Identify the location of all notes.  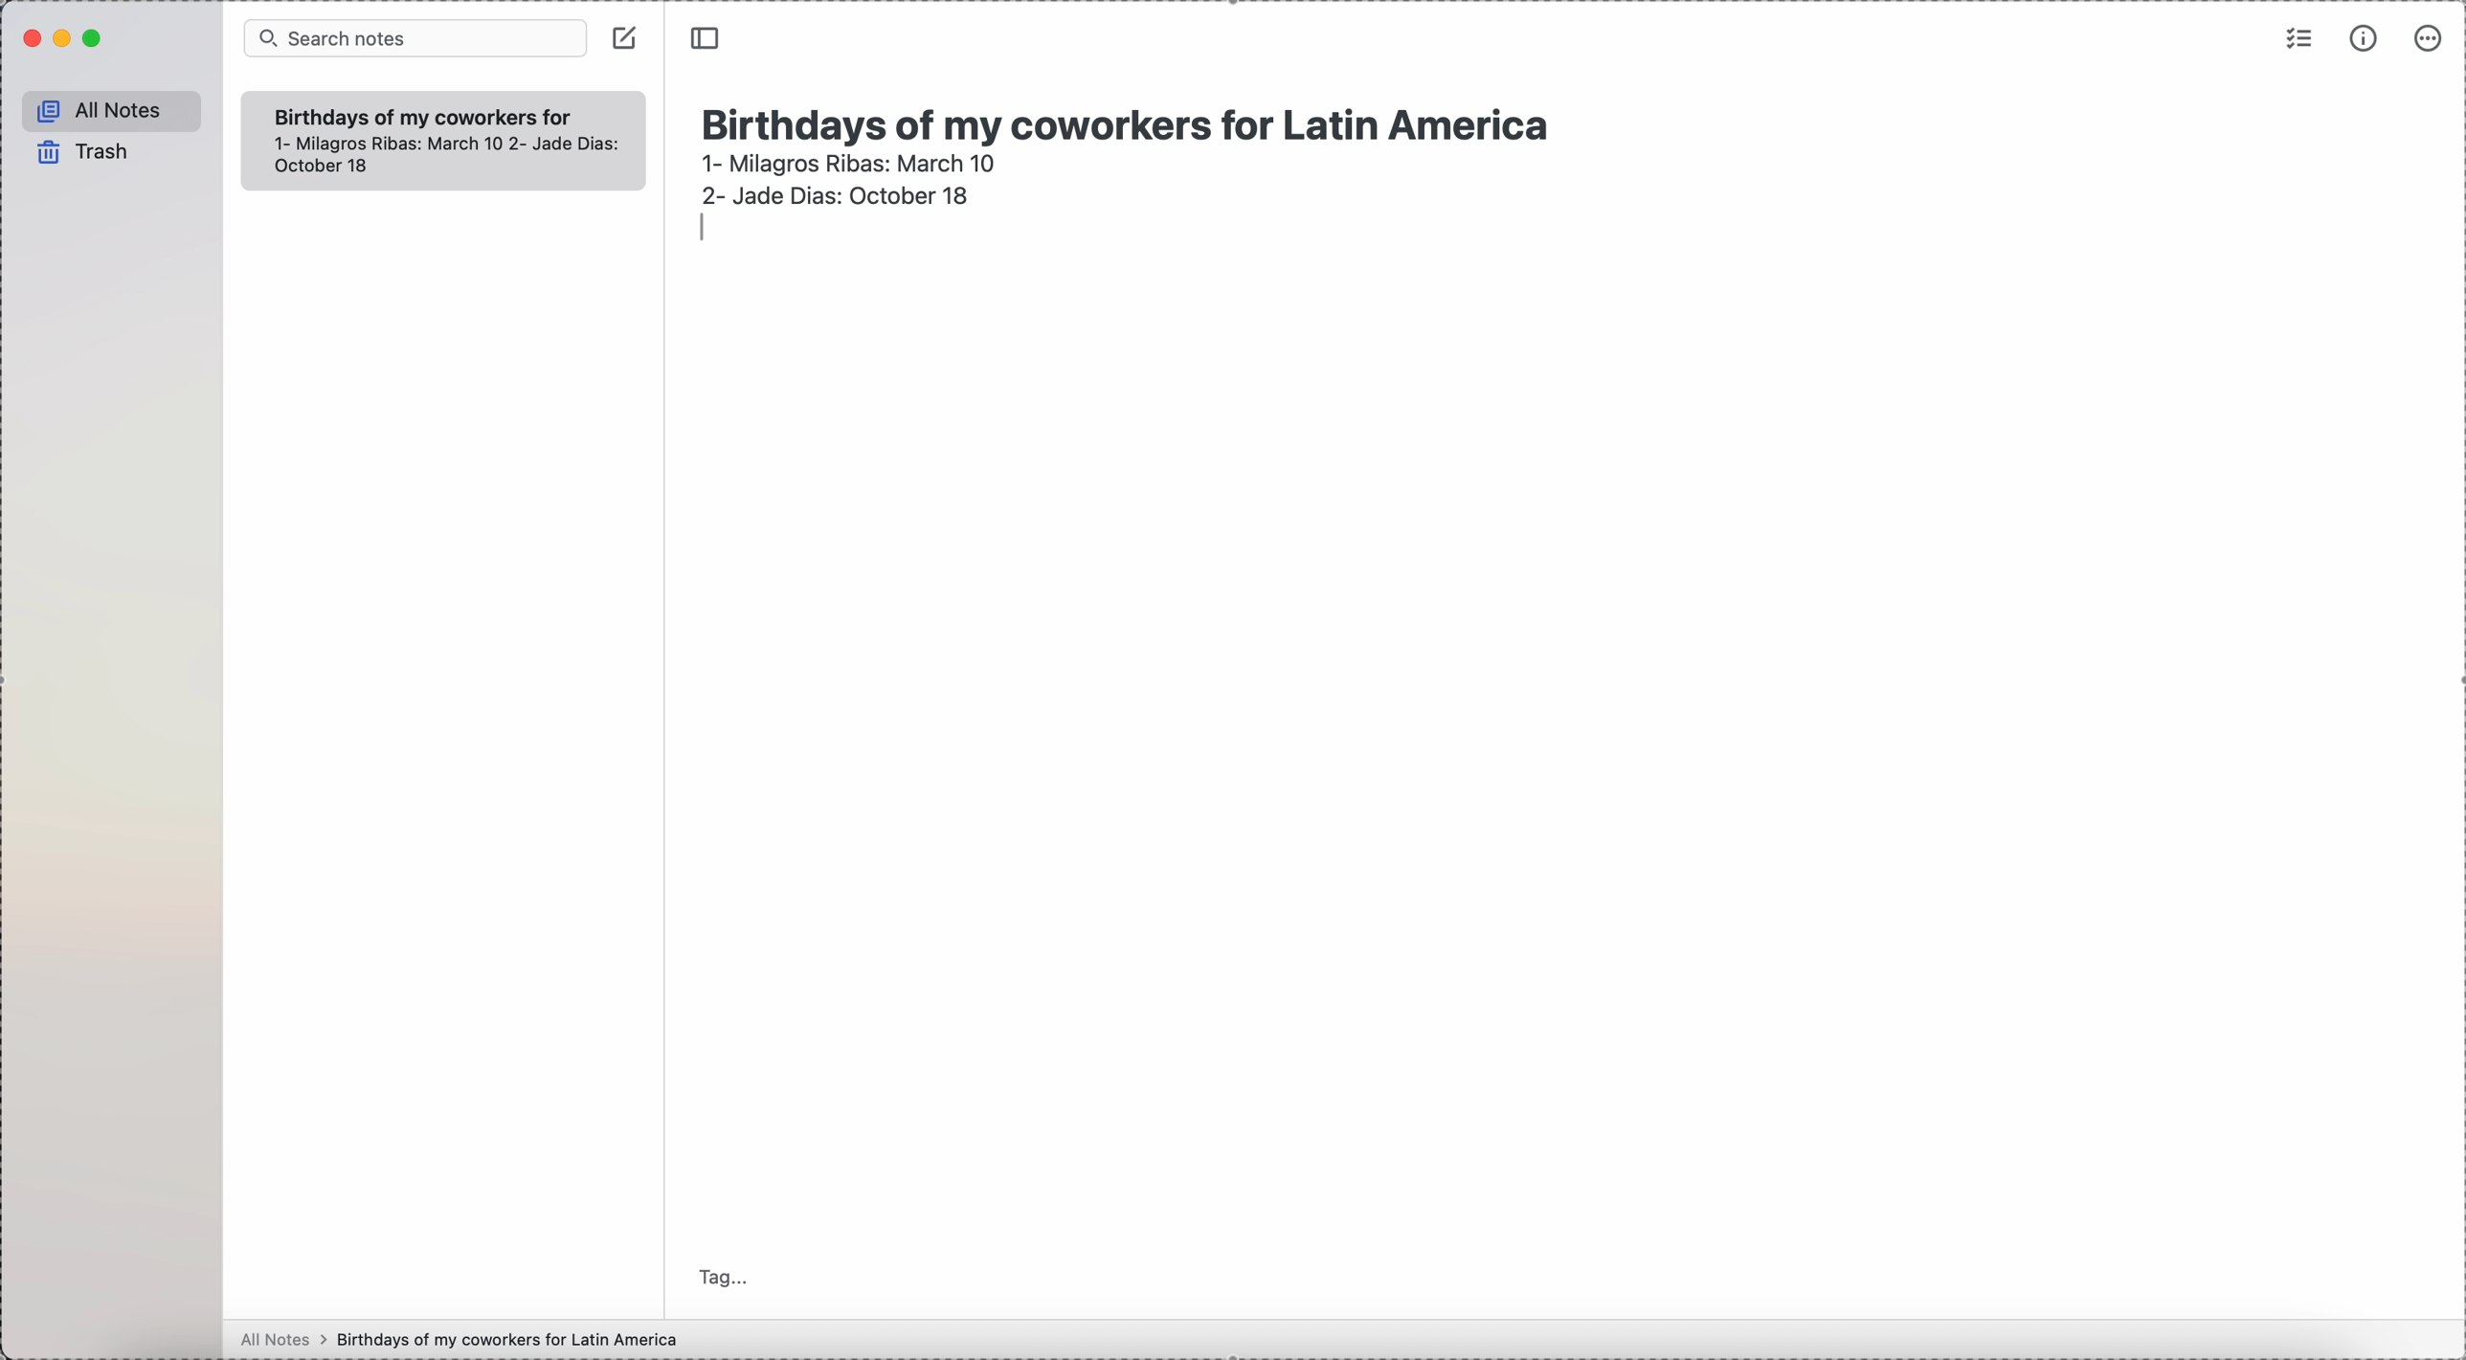
(113, 112).